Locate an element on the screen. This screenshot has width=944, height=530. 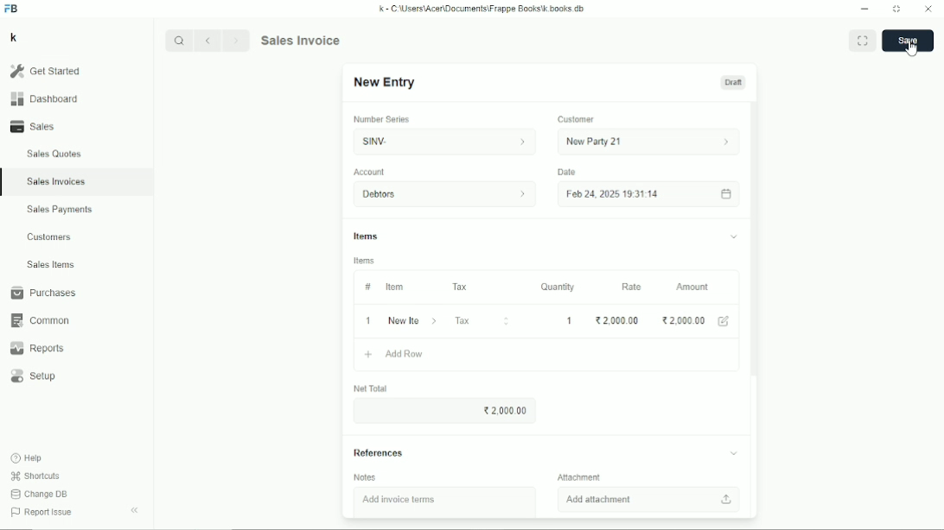
Number series is located at coordinates (382, 119).